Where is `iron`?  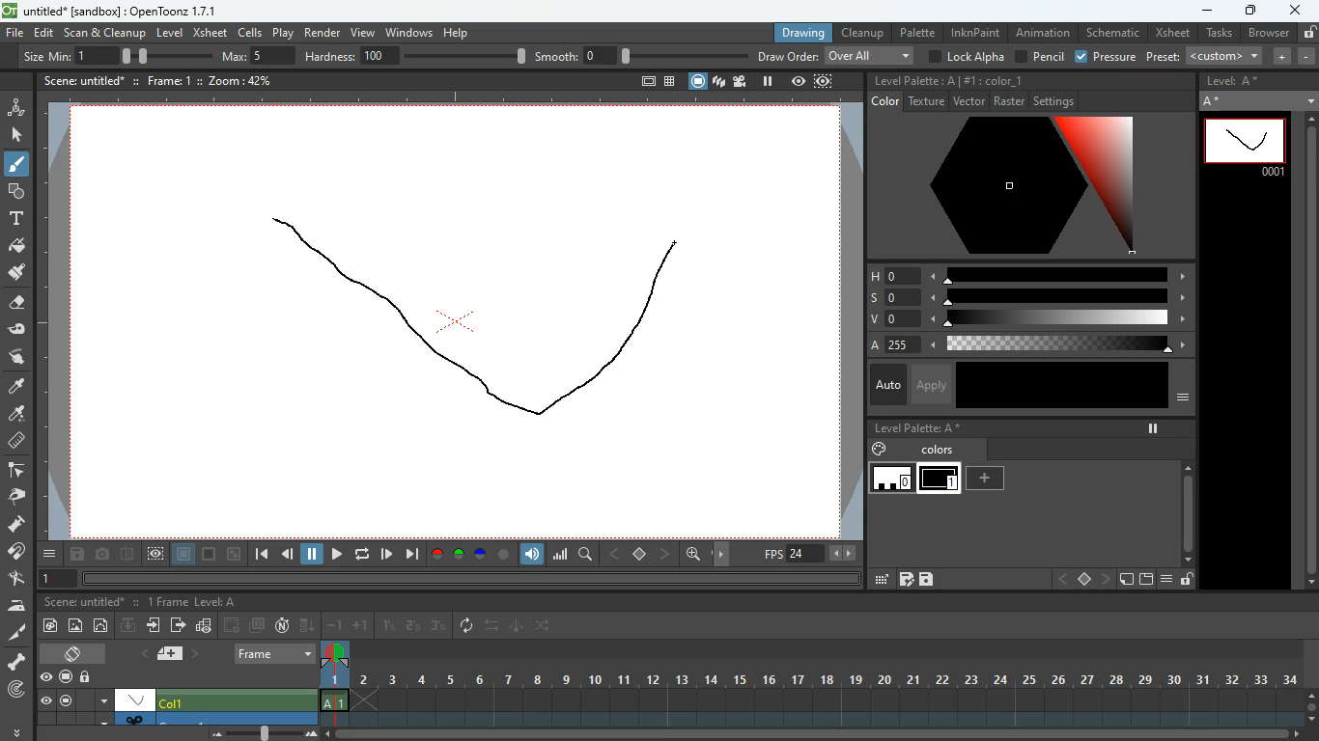
iron is located at coordinates (16, 605).